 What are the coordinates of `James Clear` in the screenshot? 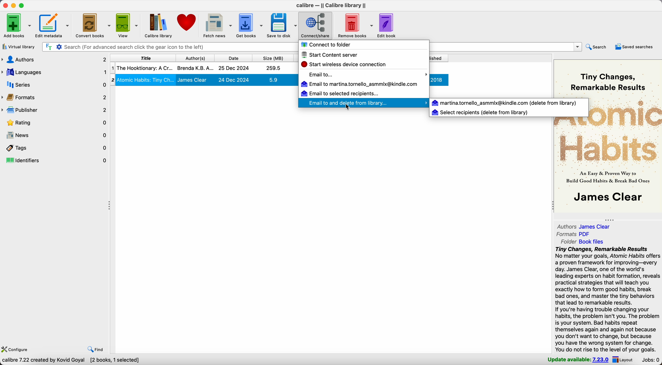 It's located at (192, 80).